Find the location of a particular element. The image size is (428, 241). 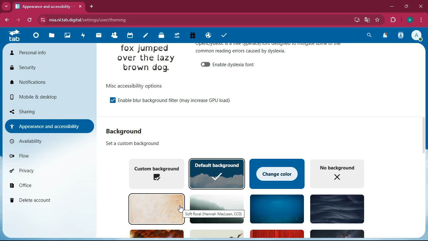

tasks is located at coordinates (223, 36).